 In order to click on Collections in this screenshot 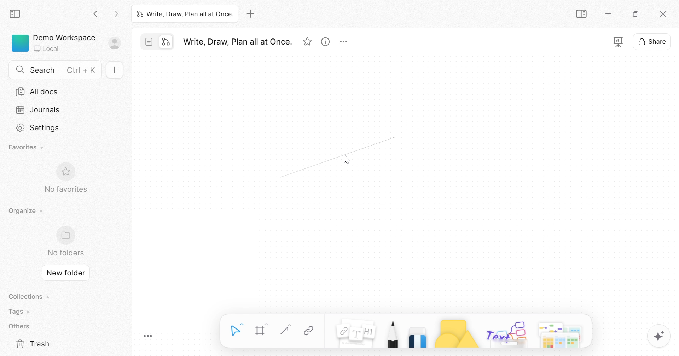, I will do `click(28, 297)`.